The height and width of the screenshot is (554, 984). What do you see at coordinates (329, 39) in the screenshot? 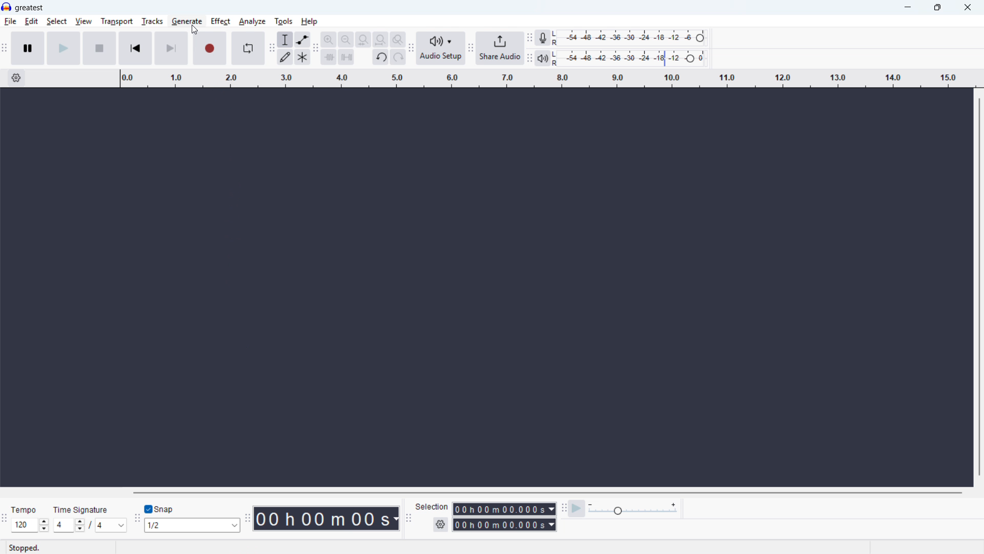
I see `zoom in` at bounding box center [329, 39].